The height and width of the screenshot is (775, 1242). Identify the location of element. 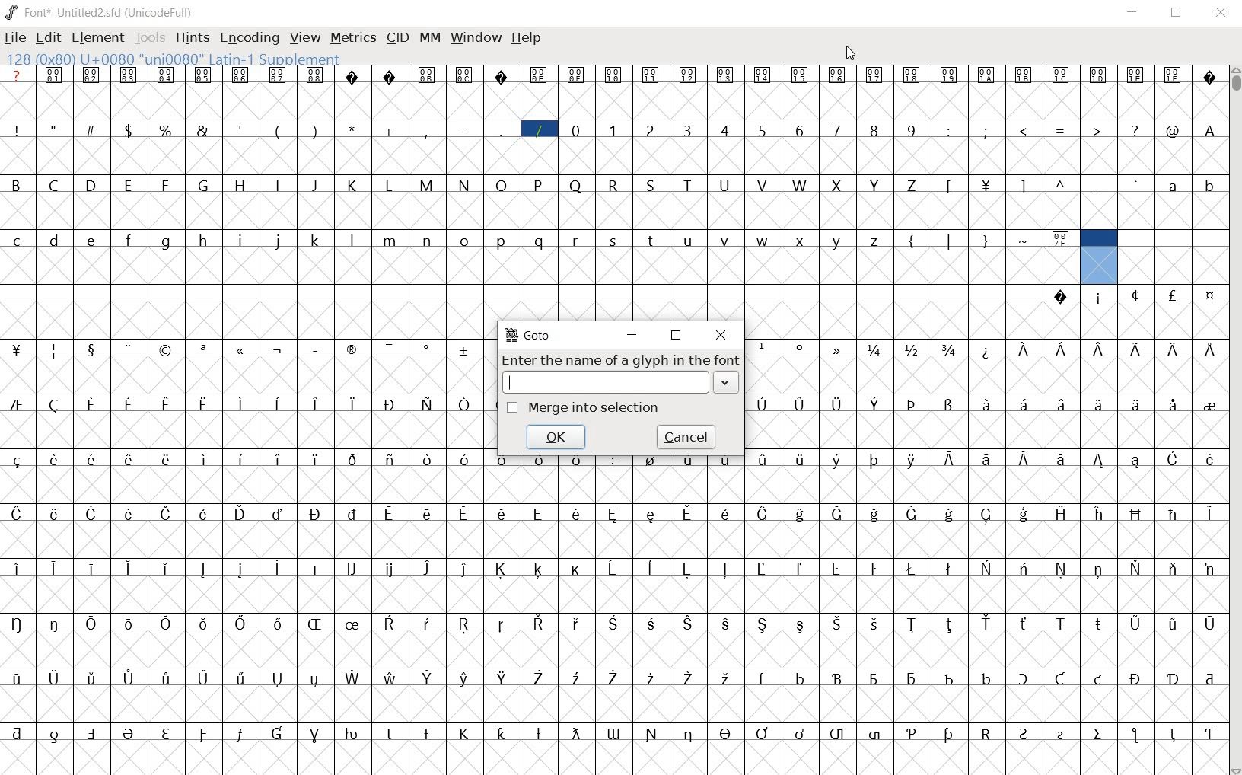
(99, 38).